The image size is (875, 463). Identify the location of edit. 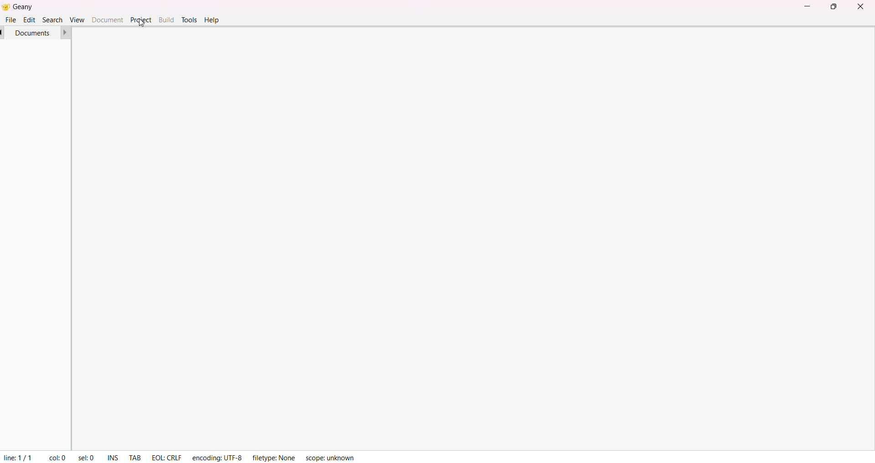
(30, 19).